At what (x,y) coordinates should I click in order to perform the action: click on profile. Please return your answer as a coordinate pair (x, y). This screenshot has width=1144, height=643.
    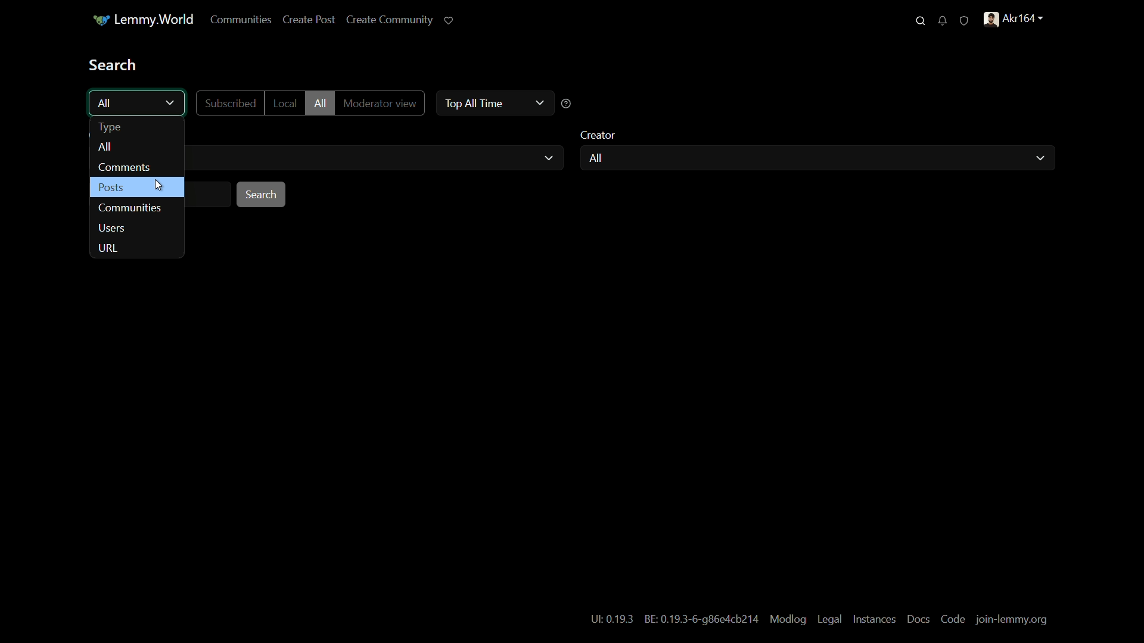
    Looking at the image, I should click on (1016, 19).